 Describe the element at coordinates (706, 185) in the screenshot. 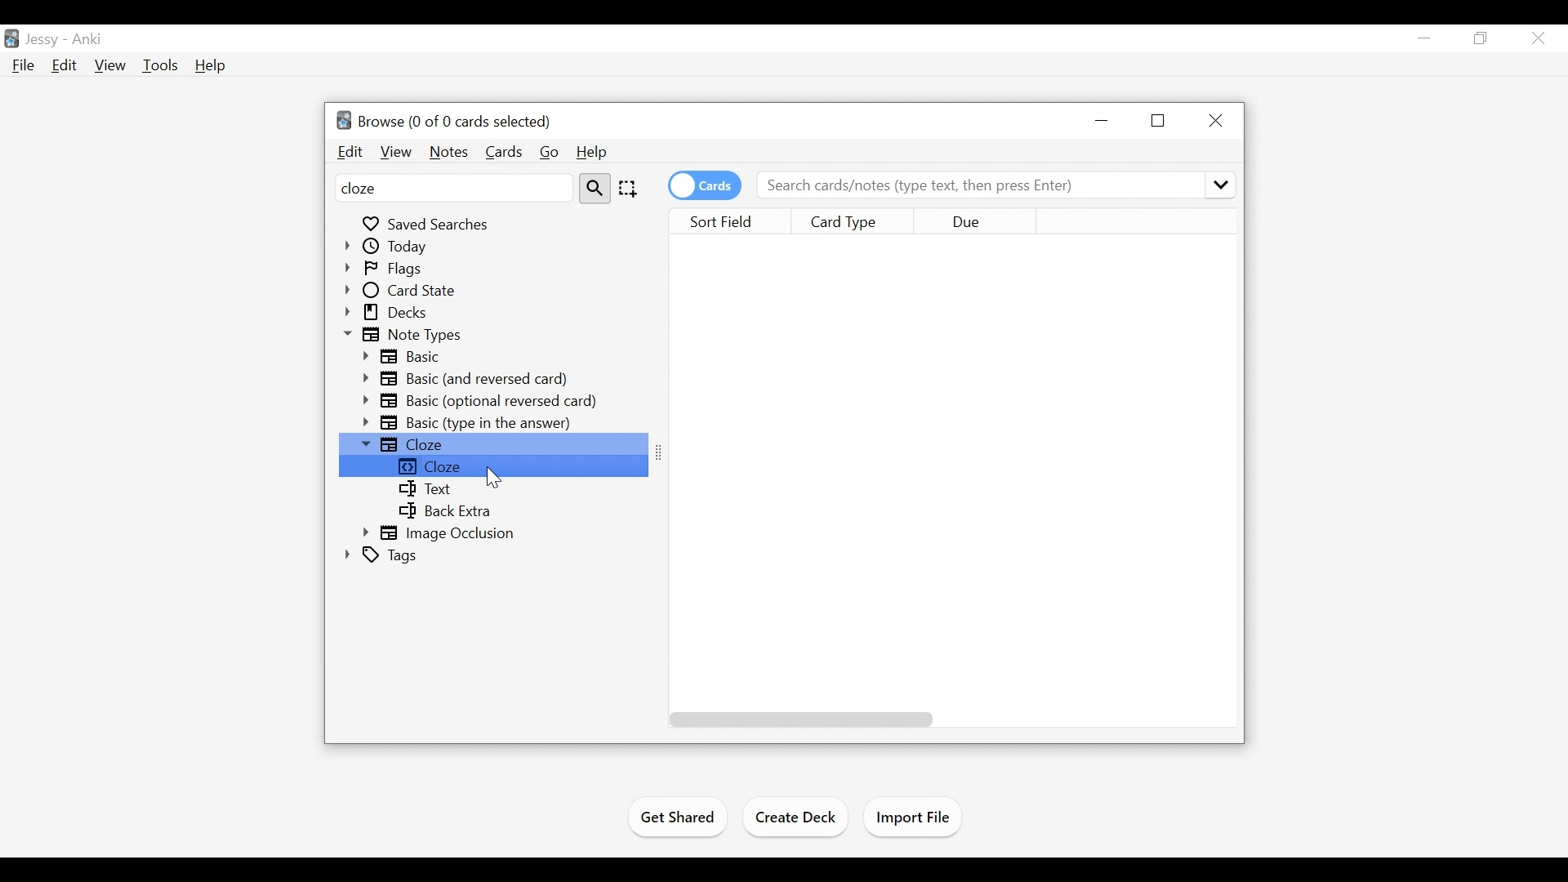

I see `Toggle Cards` at that location.